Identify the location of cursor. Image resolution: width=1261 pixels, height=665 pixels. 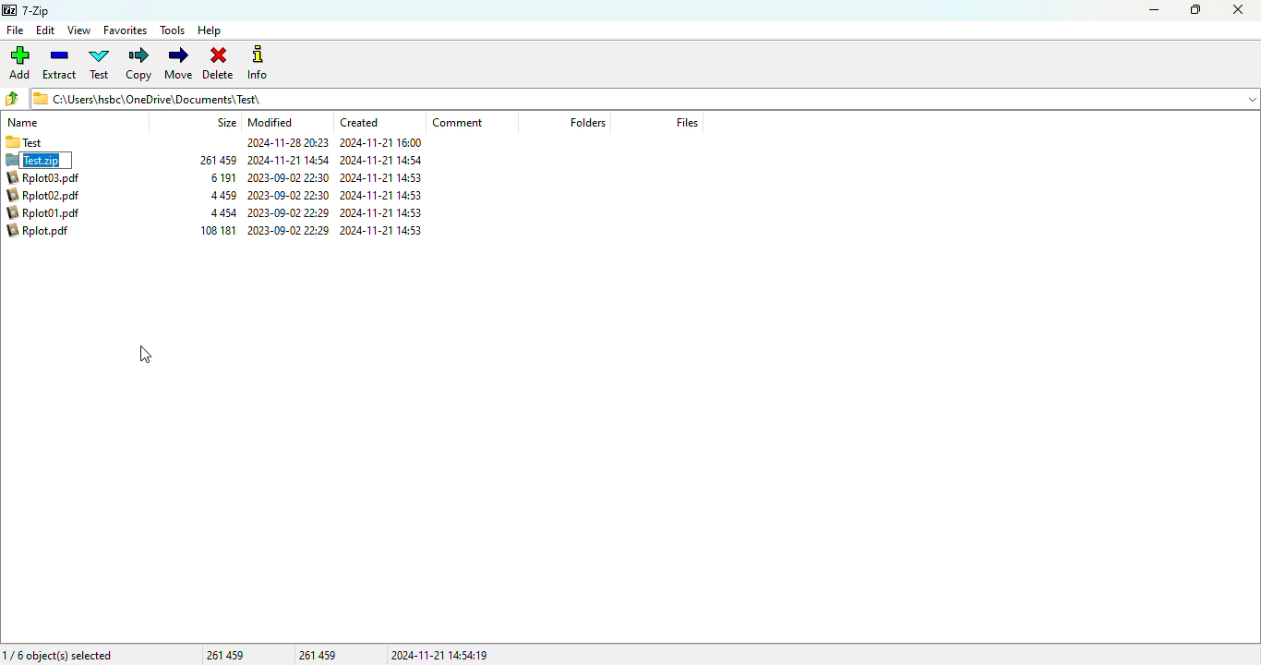
(146, 355).